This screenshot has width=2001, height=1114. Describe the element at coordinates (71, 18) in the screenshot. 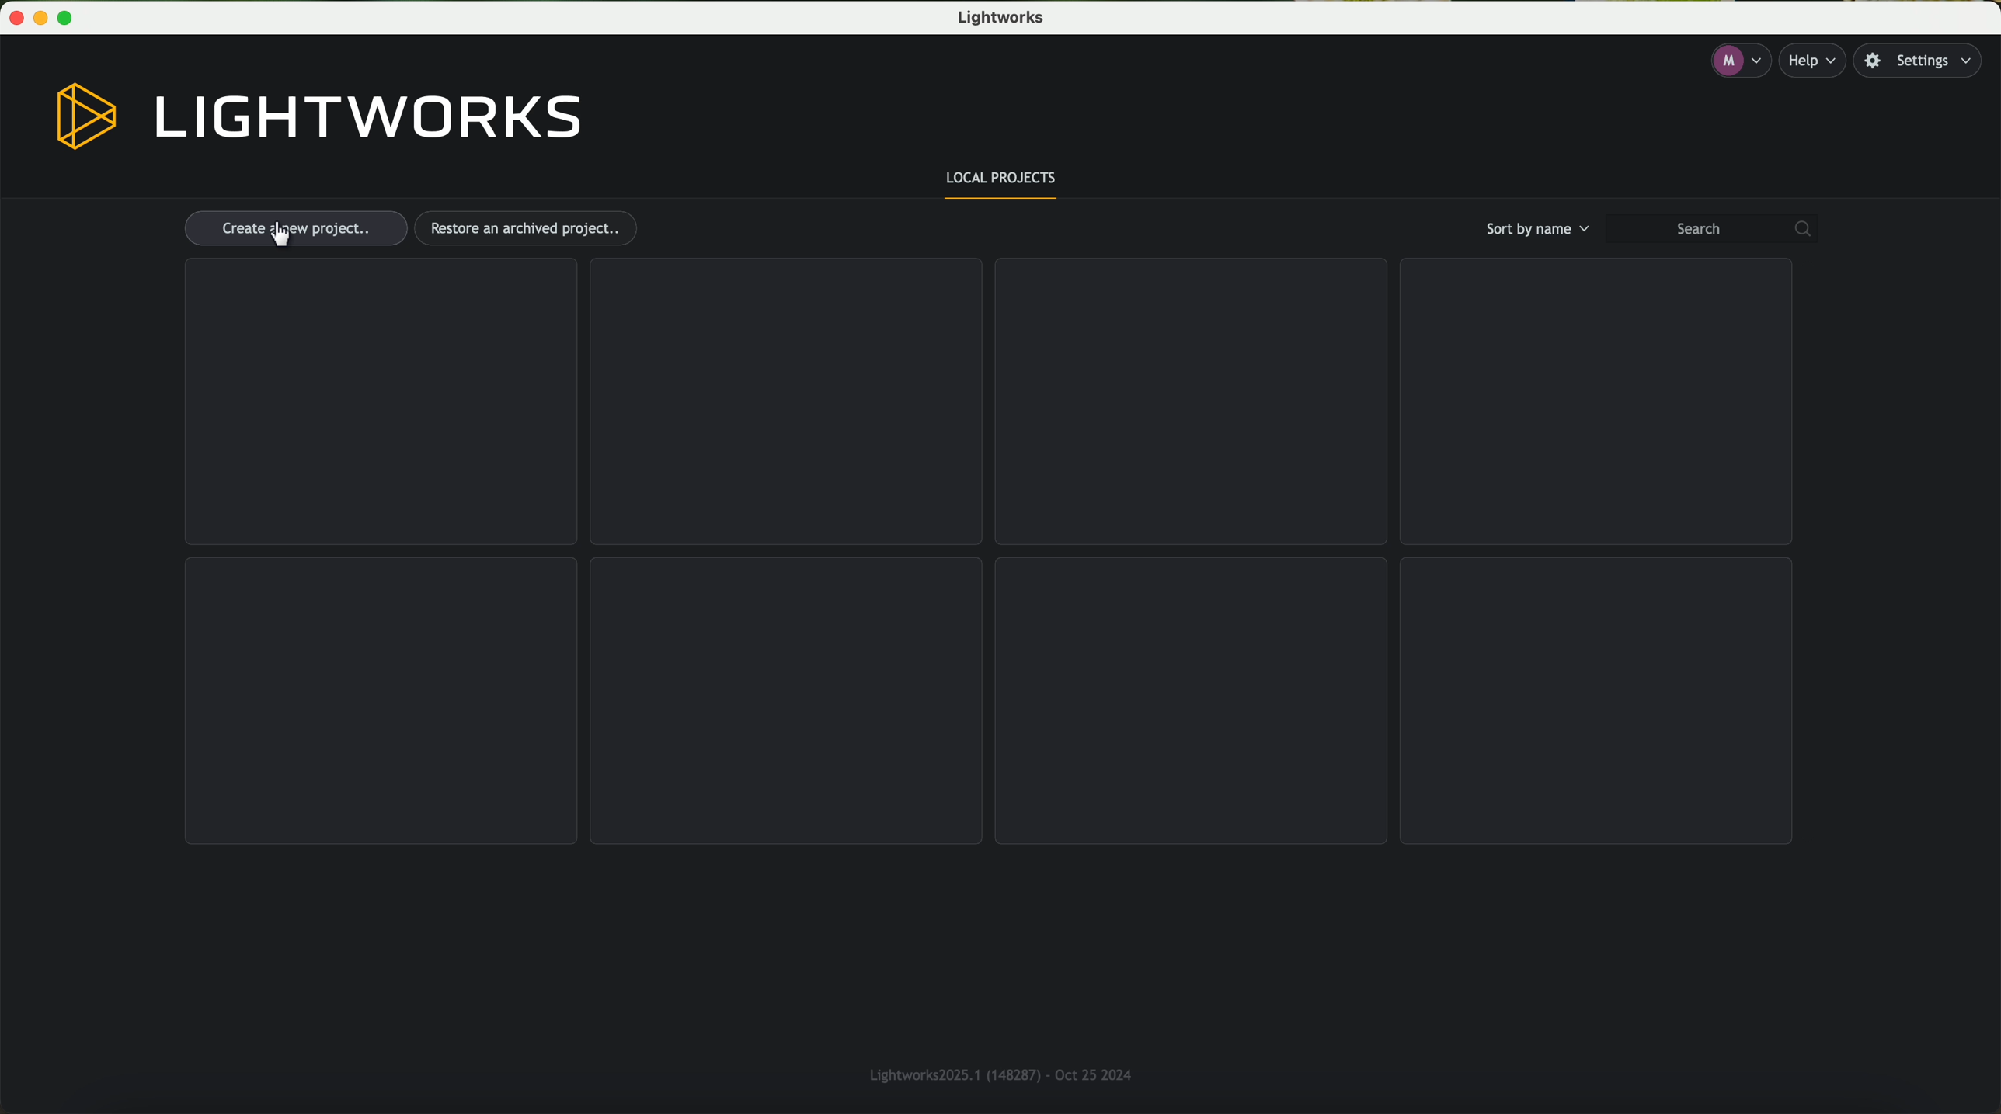

I see `maximize` at that location.